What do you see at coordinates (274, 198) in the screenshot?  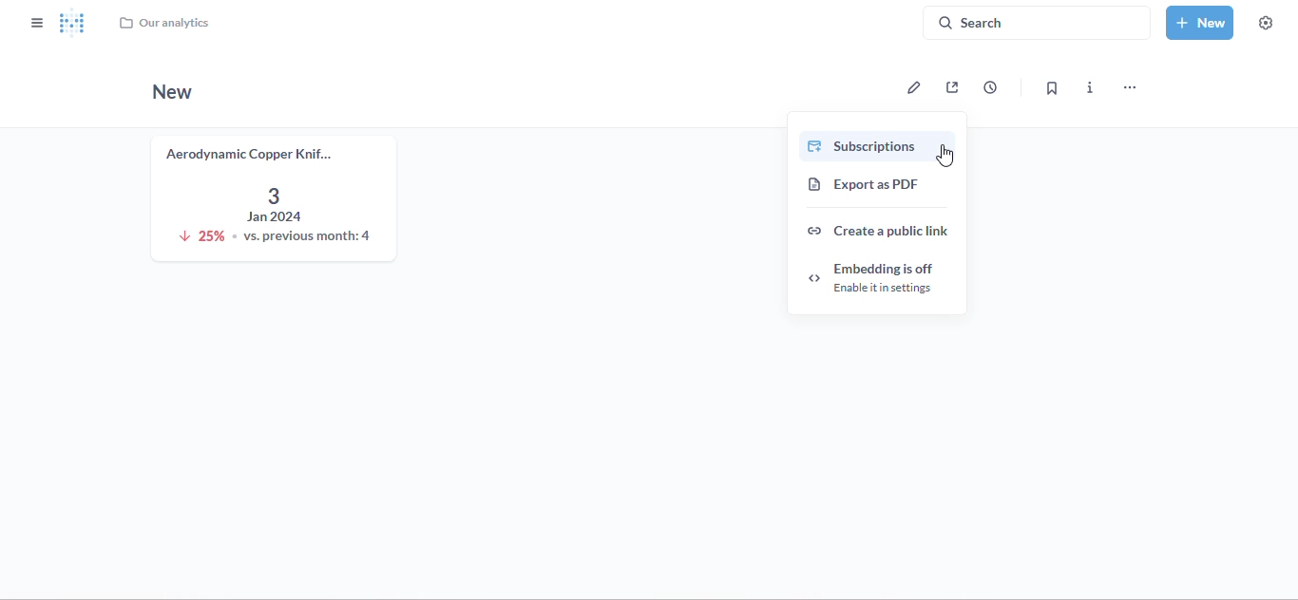 I see `aerodynamic copper knife trend` at bounding box center [274, 198].